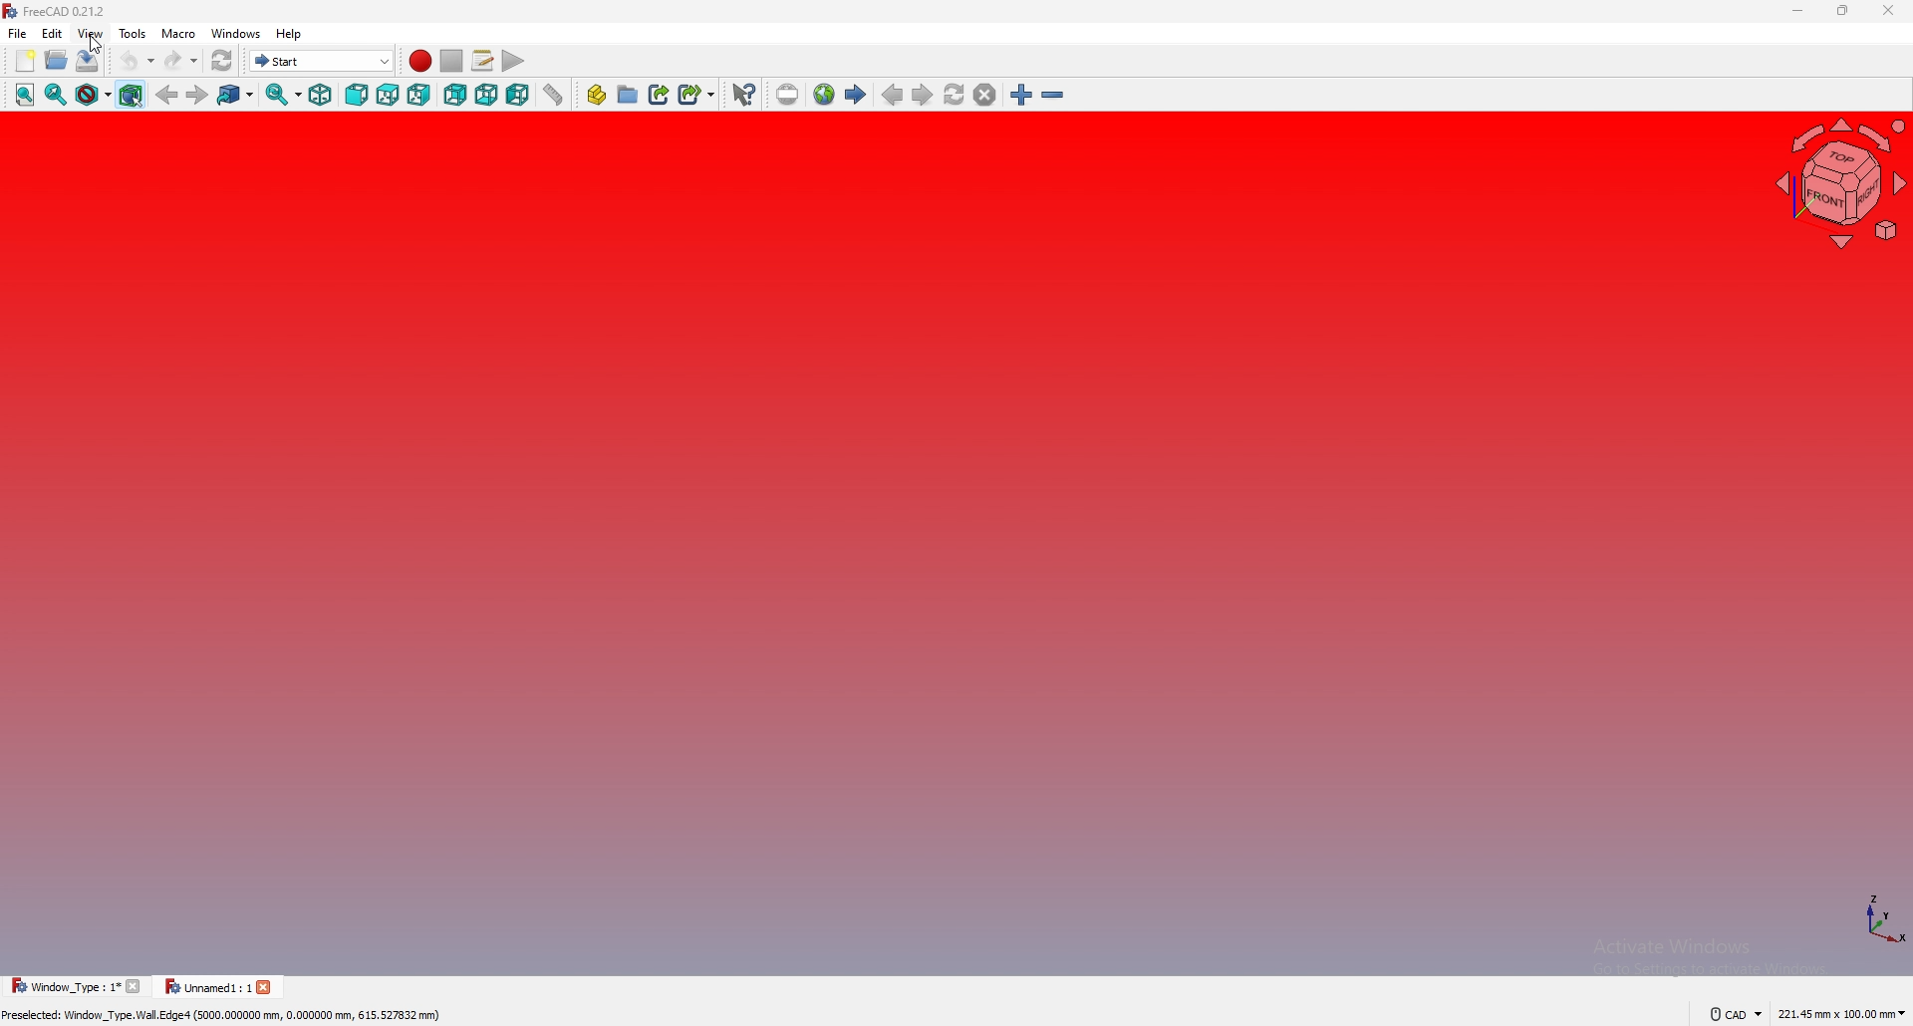 Image resolution: width=1913 pixels, height=1026 pixels. I want to click on rear, so click(456, 96).